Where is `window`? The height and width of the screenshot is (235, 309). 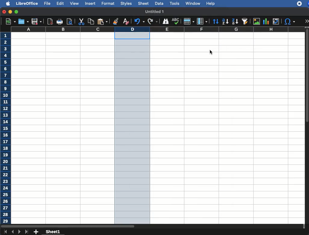
window is located at coordinates (192, 3).